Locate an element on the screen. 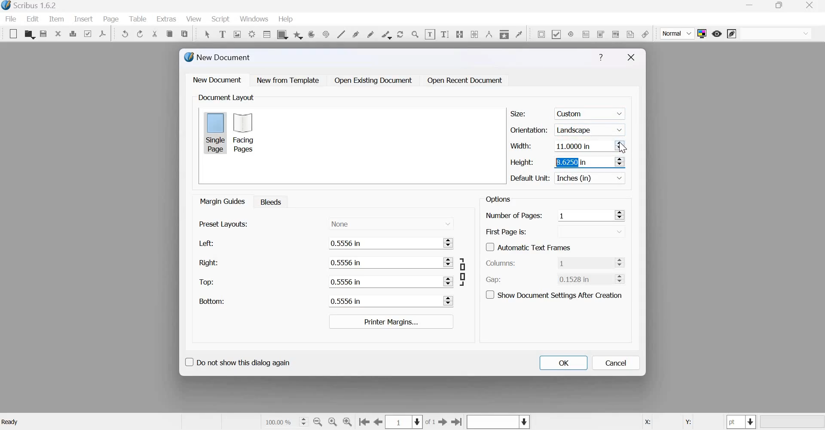 Image resolution: width=825 pixels, height=430 pixels. Preflight verifier is located at coordinates (87, 33).